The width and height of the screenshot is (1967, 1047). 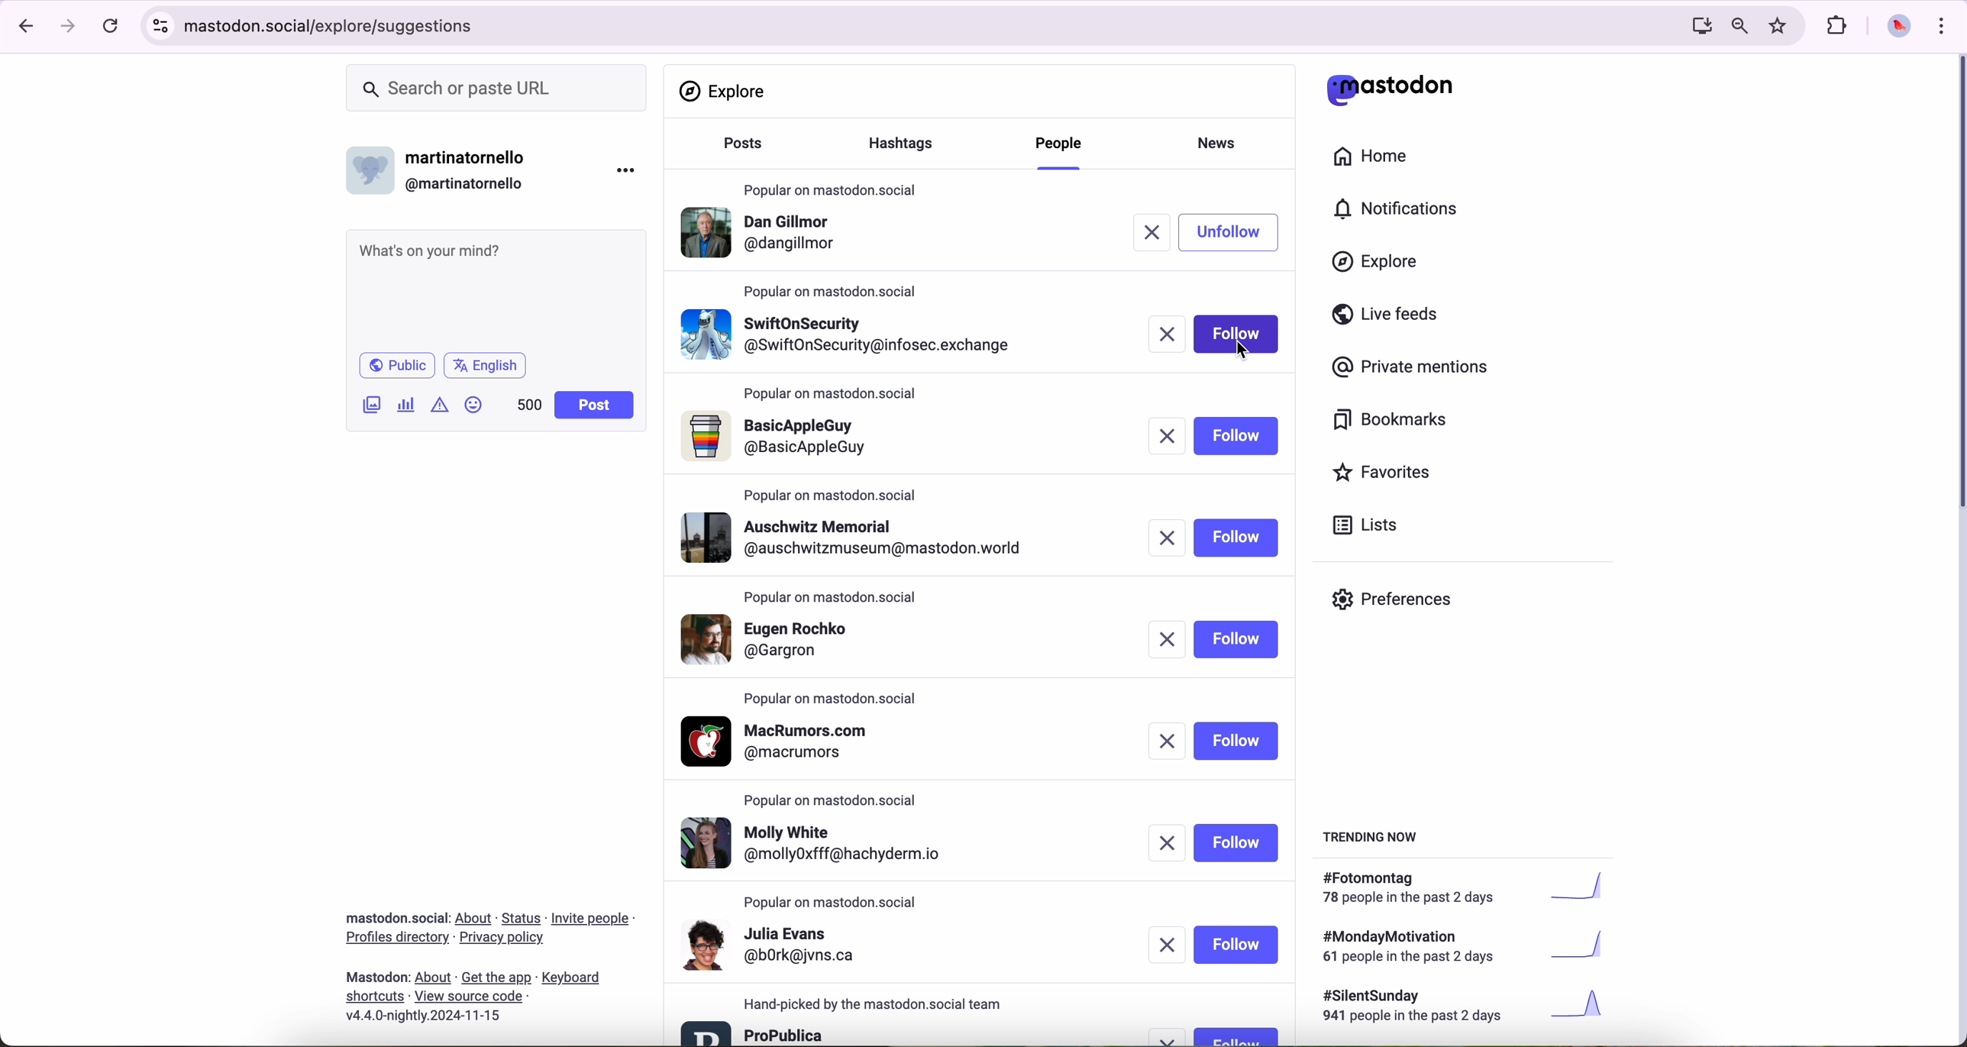 I want to click on popular on mastodon.social, so click(x=838, y=797).